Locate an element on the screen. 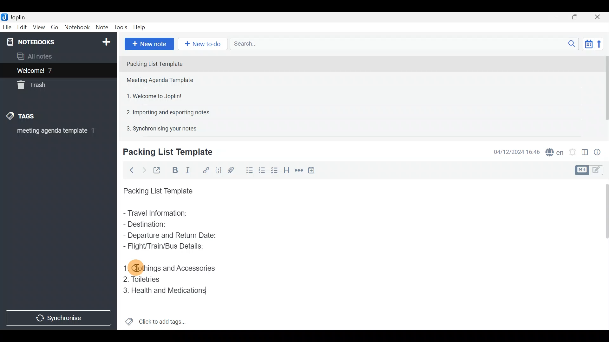 The image size is (609, 342). Toggle editor layout is located at coordinates (585, 150).